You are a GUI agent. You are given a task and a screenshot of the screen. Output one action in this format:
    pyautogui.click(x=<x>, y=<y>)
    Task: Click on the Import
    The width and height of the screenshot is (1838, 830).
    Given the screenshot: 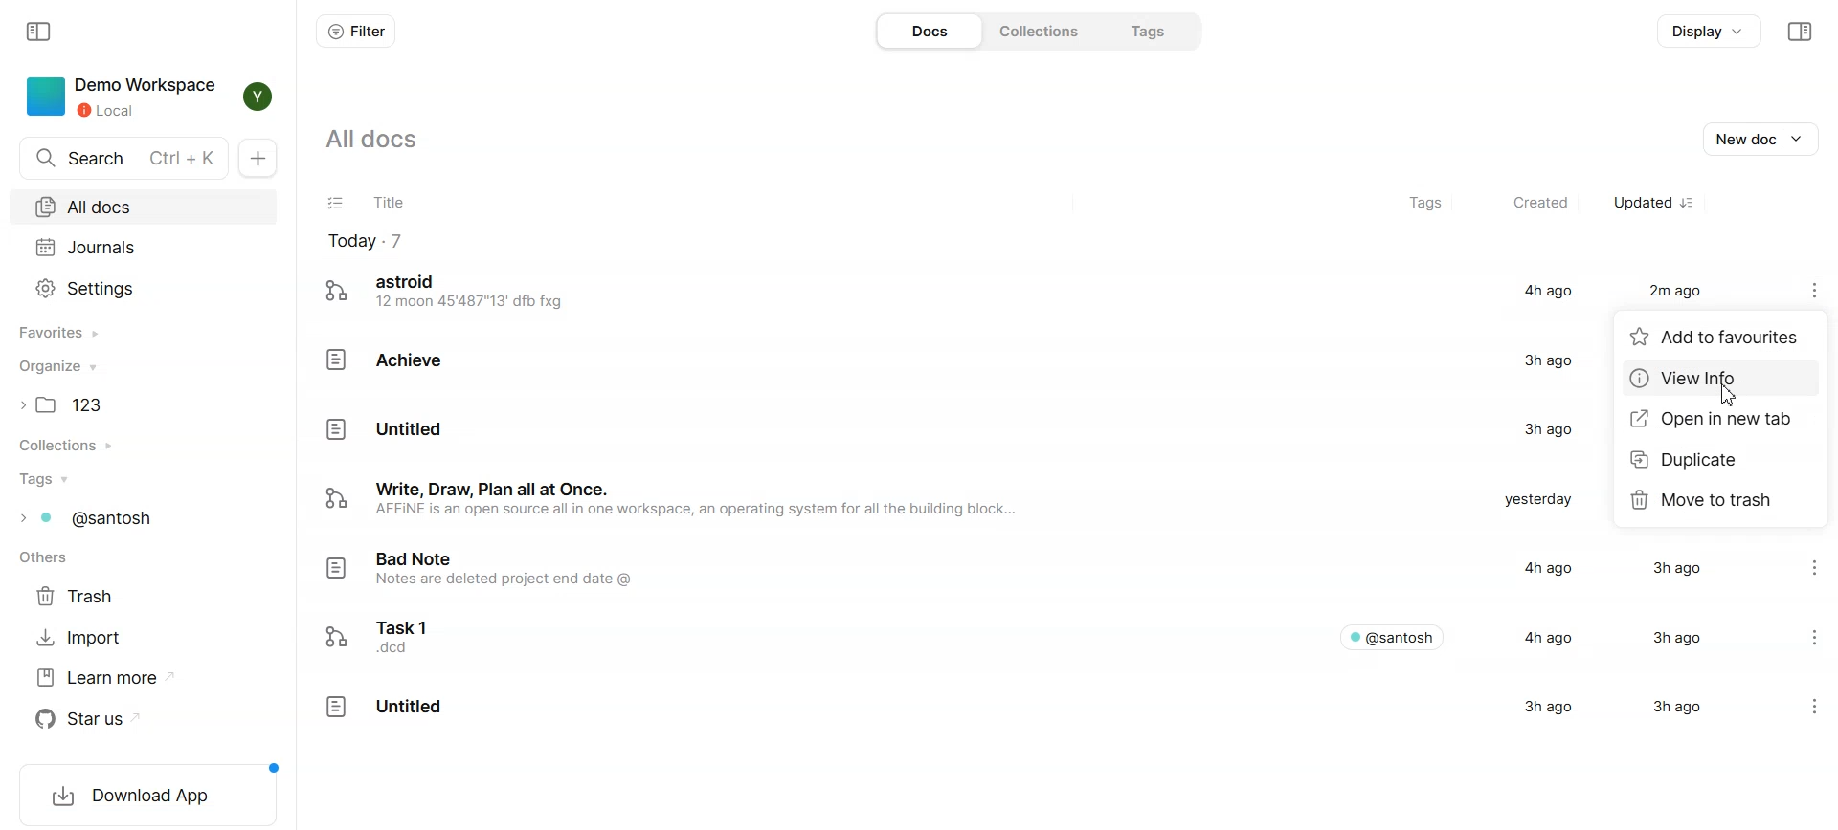 What is the action you would take?
    pyautogui.click(x=85, y=638)
    